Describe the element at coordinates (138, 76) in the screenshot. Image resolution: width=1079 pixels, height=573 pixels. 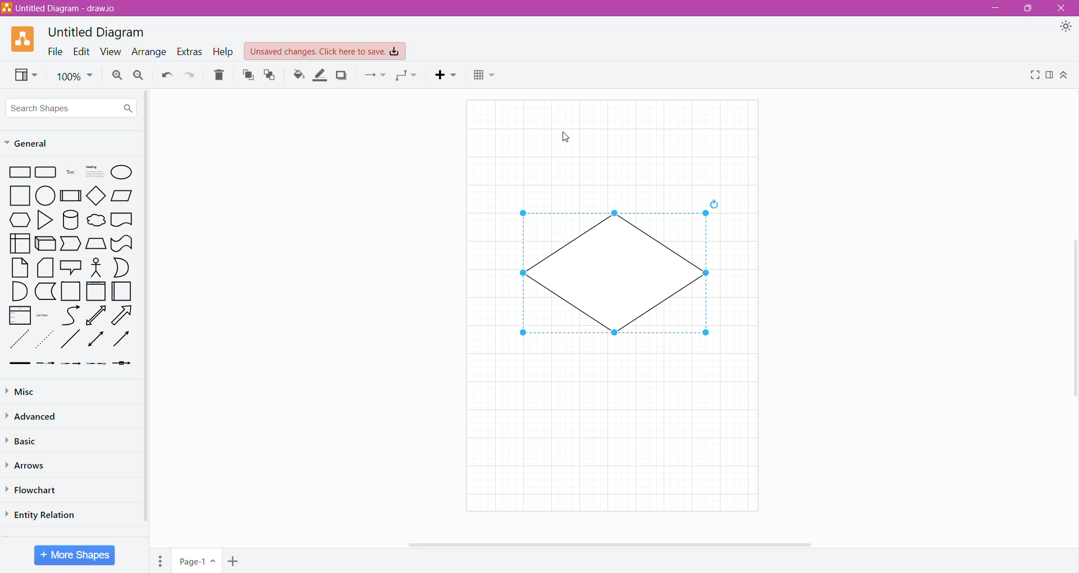
I see `Zoom Out` at that location.